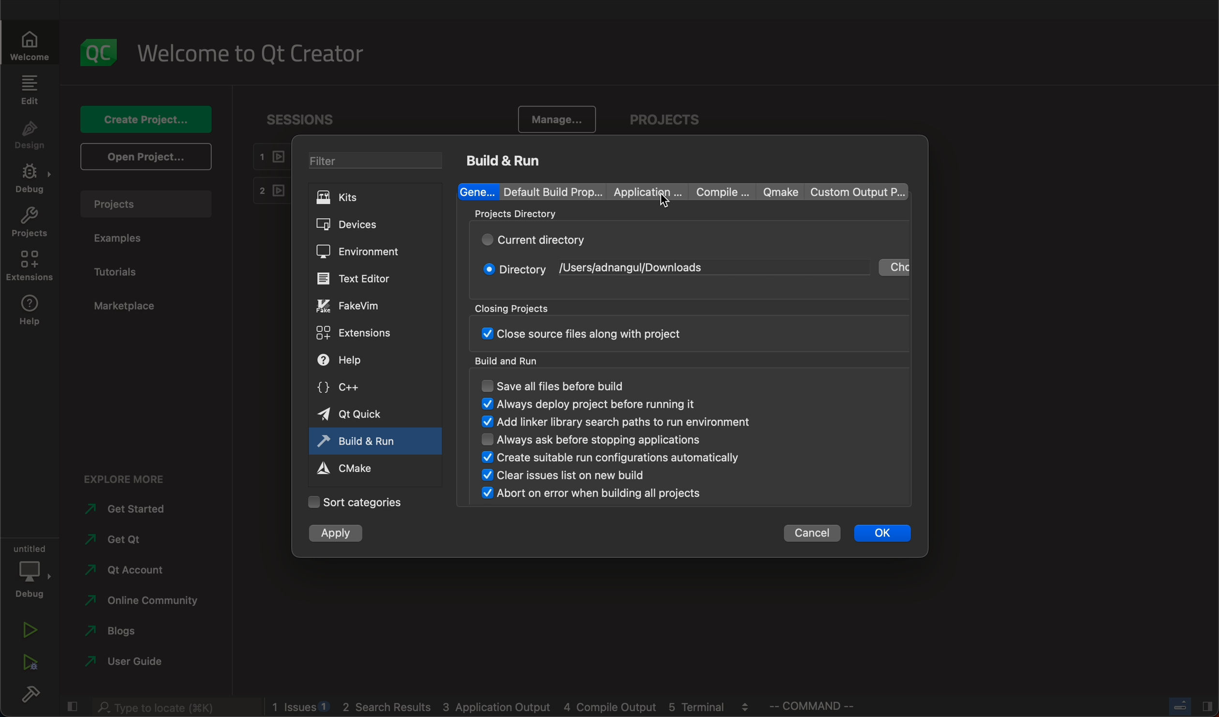 The image size is (1219, 717). Describe the element at coordinates (881, 533) in the screenshot. I see `ok` at that location.